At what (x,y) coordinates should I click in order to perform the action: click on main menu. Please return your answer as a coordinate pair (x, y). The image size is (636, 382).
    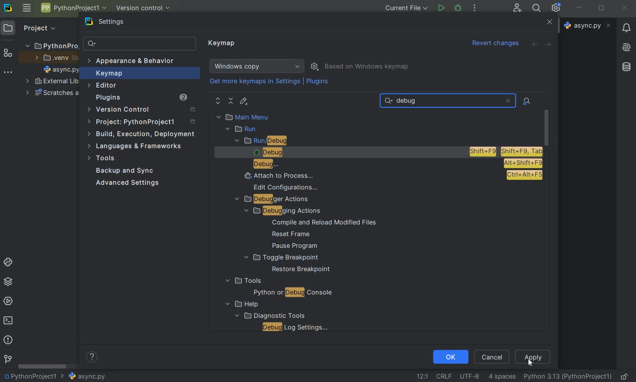
    Looking at the image, I should click on (26, 8).